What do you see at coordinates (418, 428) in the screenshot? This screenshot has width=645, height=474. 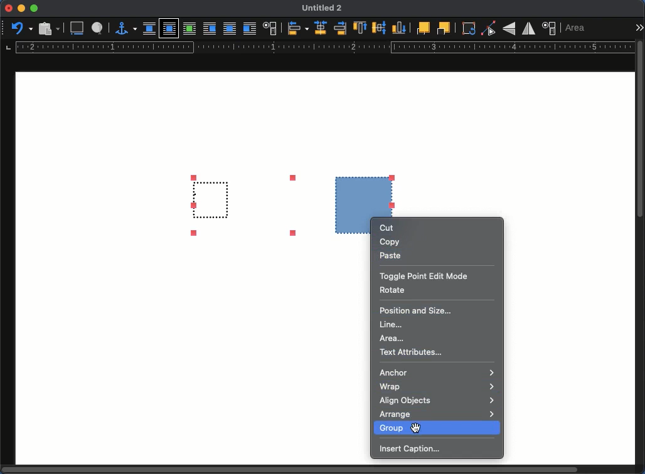 I see `Cursor` at bounding box center [418, 428].